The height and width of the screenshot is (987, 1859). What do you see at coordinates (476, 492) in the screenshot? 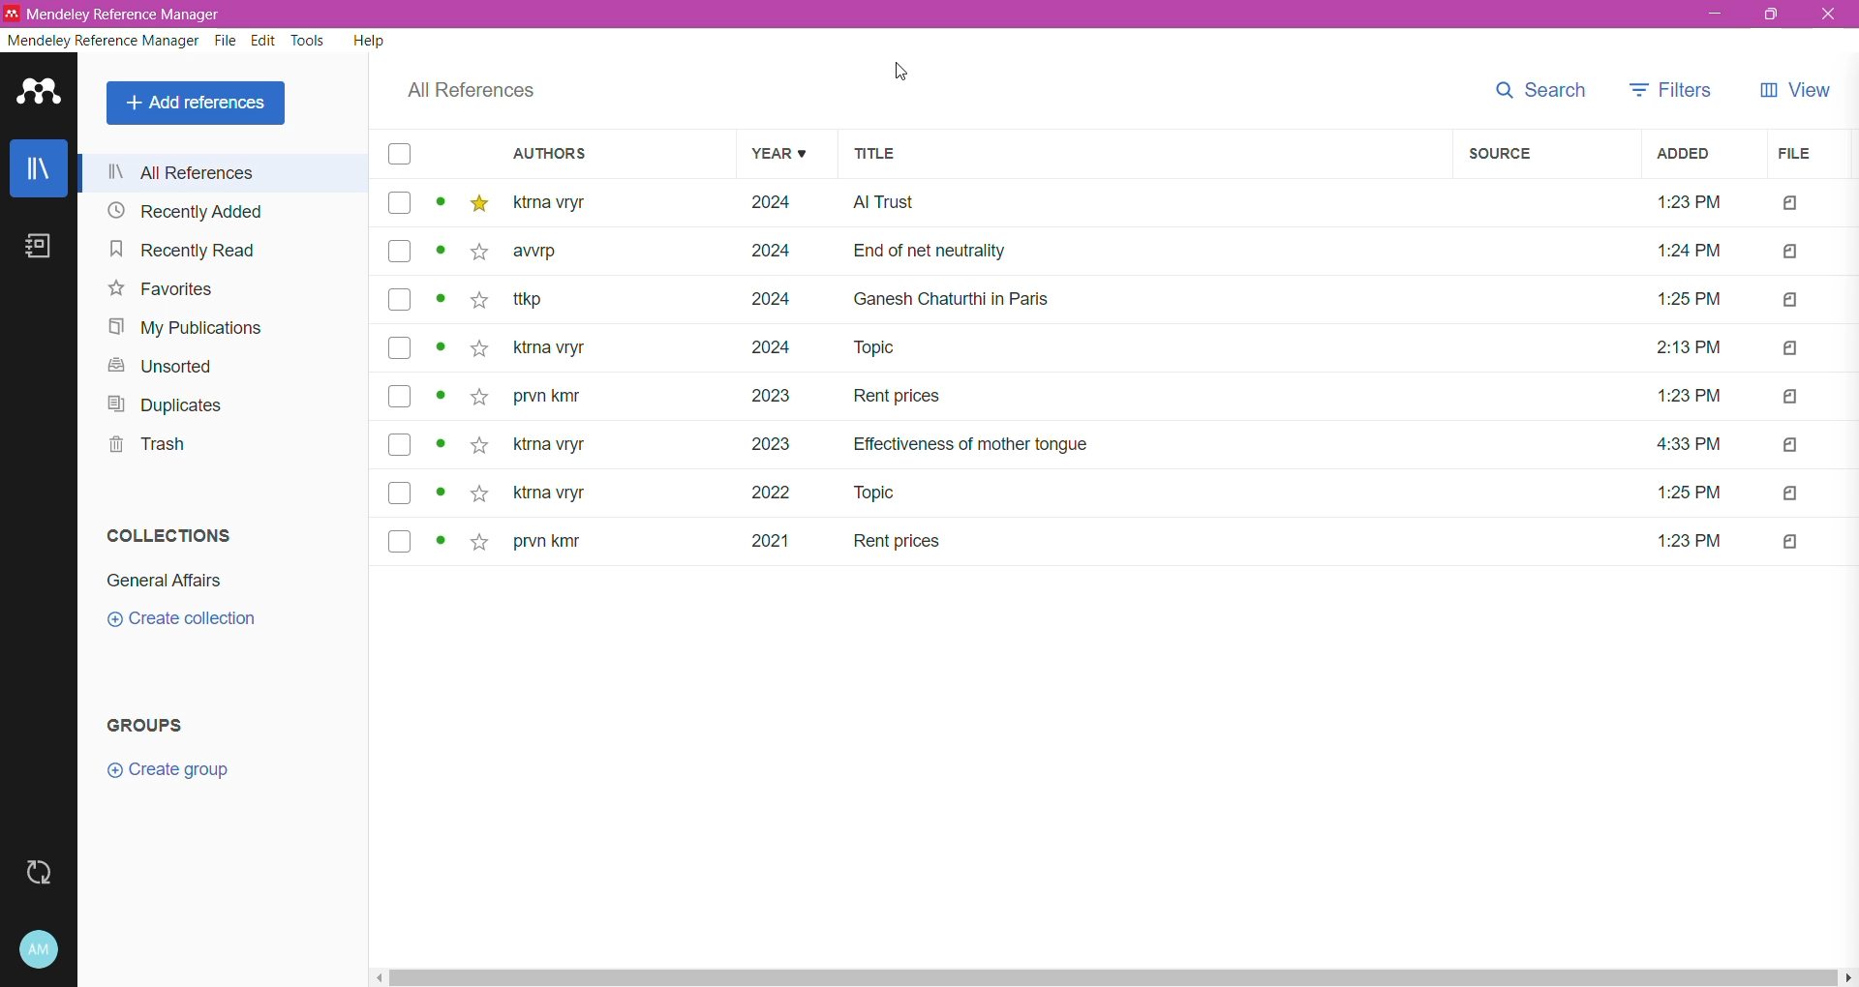
I see `click to add to favorites` at bounding box center [476, 492].